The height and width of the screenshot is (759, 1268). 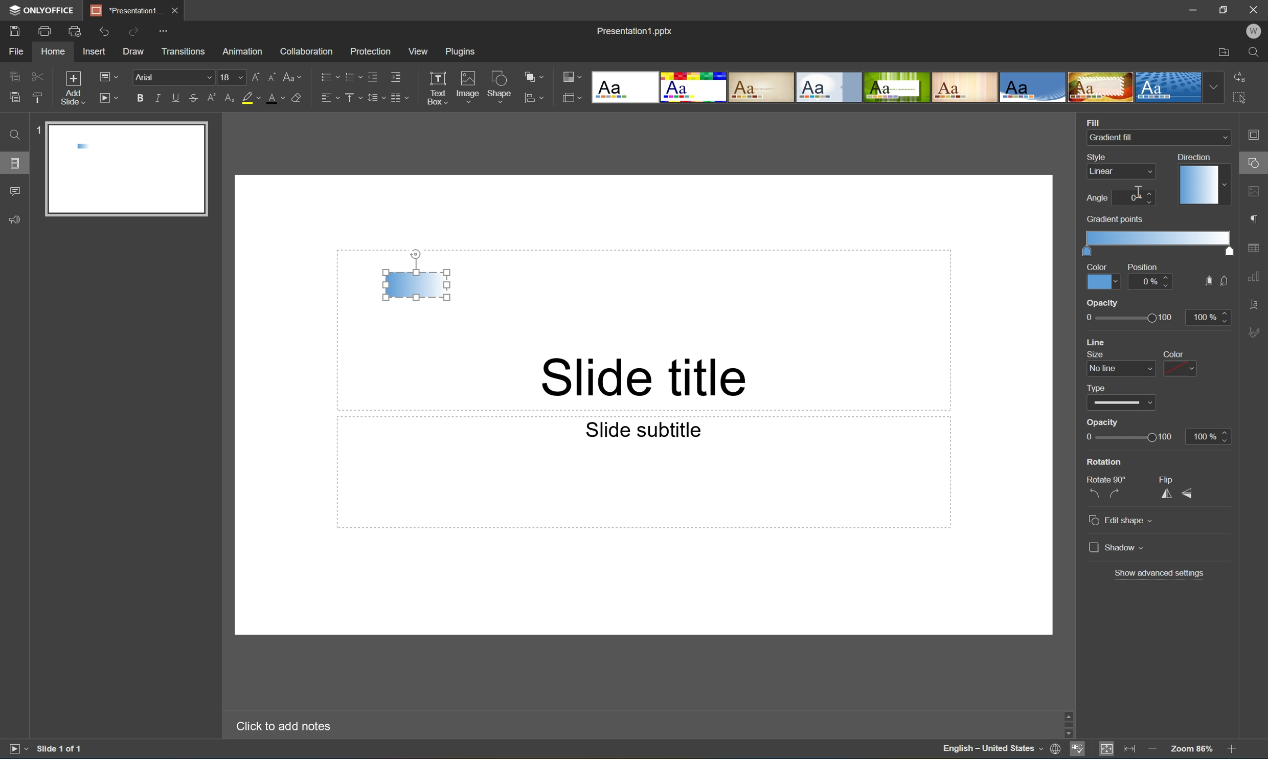 What do you see at coordinates (1201, 186) in the screenshot?
I see `Gradient direction` at bounding box center [1201, 186].